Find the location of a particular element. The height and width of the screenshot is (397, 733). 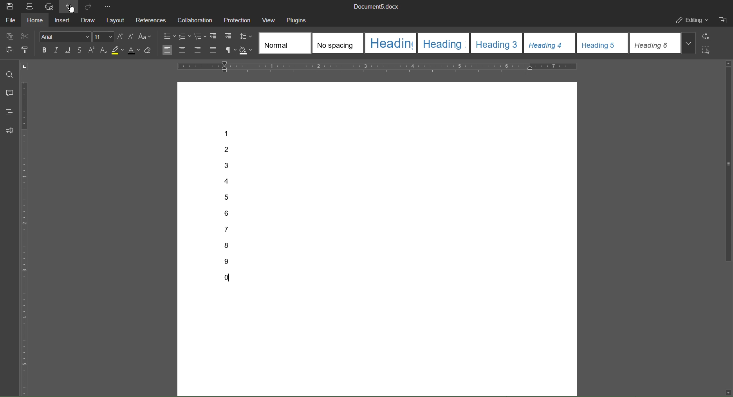

Font is located at coordinates (65, 36).